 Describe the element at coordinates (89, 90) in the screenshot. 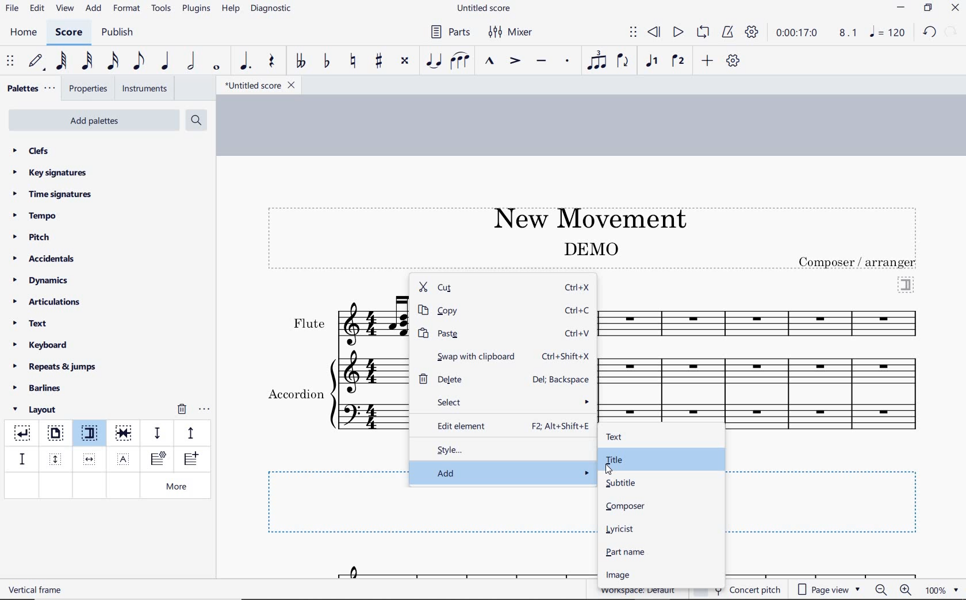

I see `properties` at that location.